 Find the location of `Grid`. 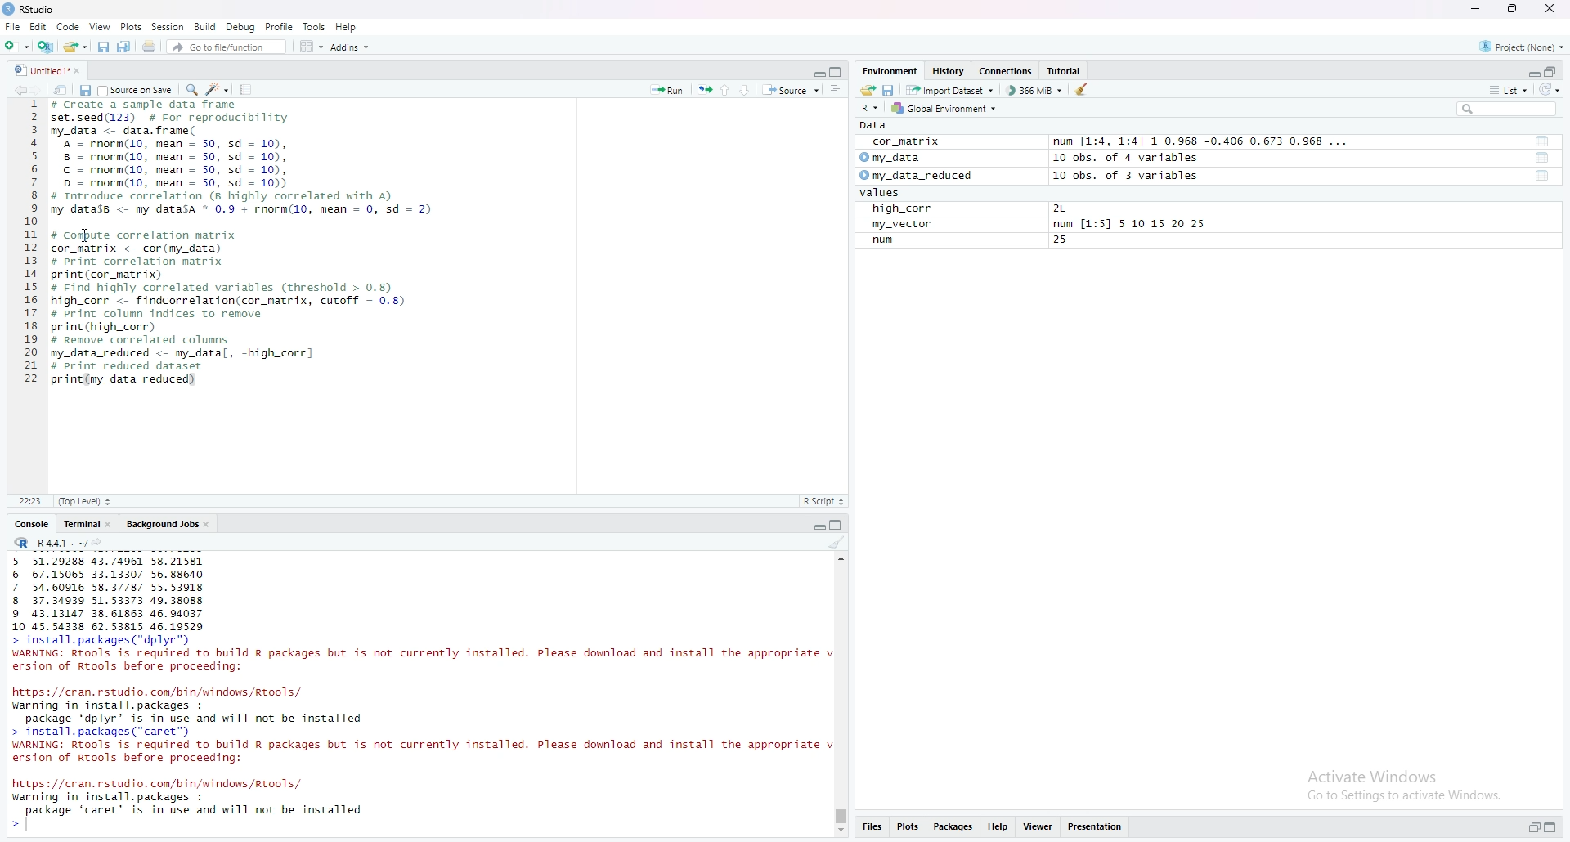

Grid is located at coordinates (313, 47).